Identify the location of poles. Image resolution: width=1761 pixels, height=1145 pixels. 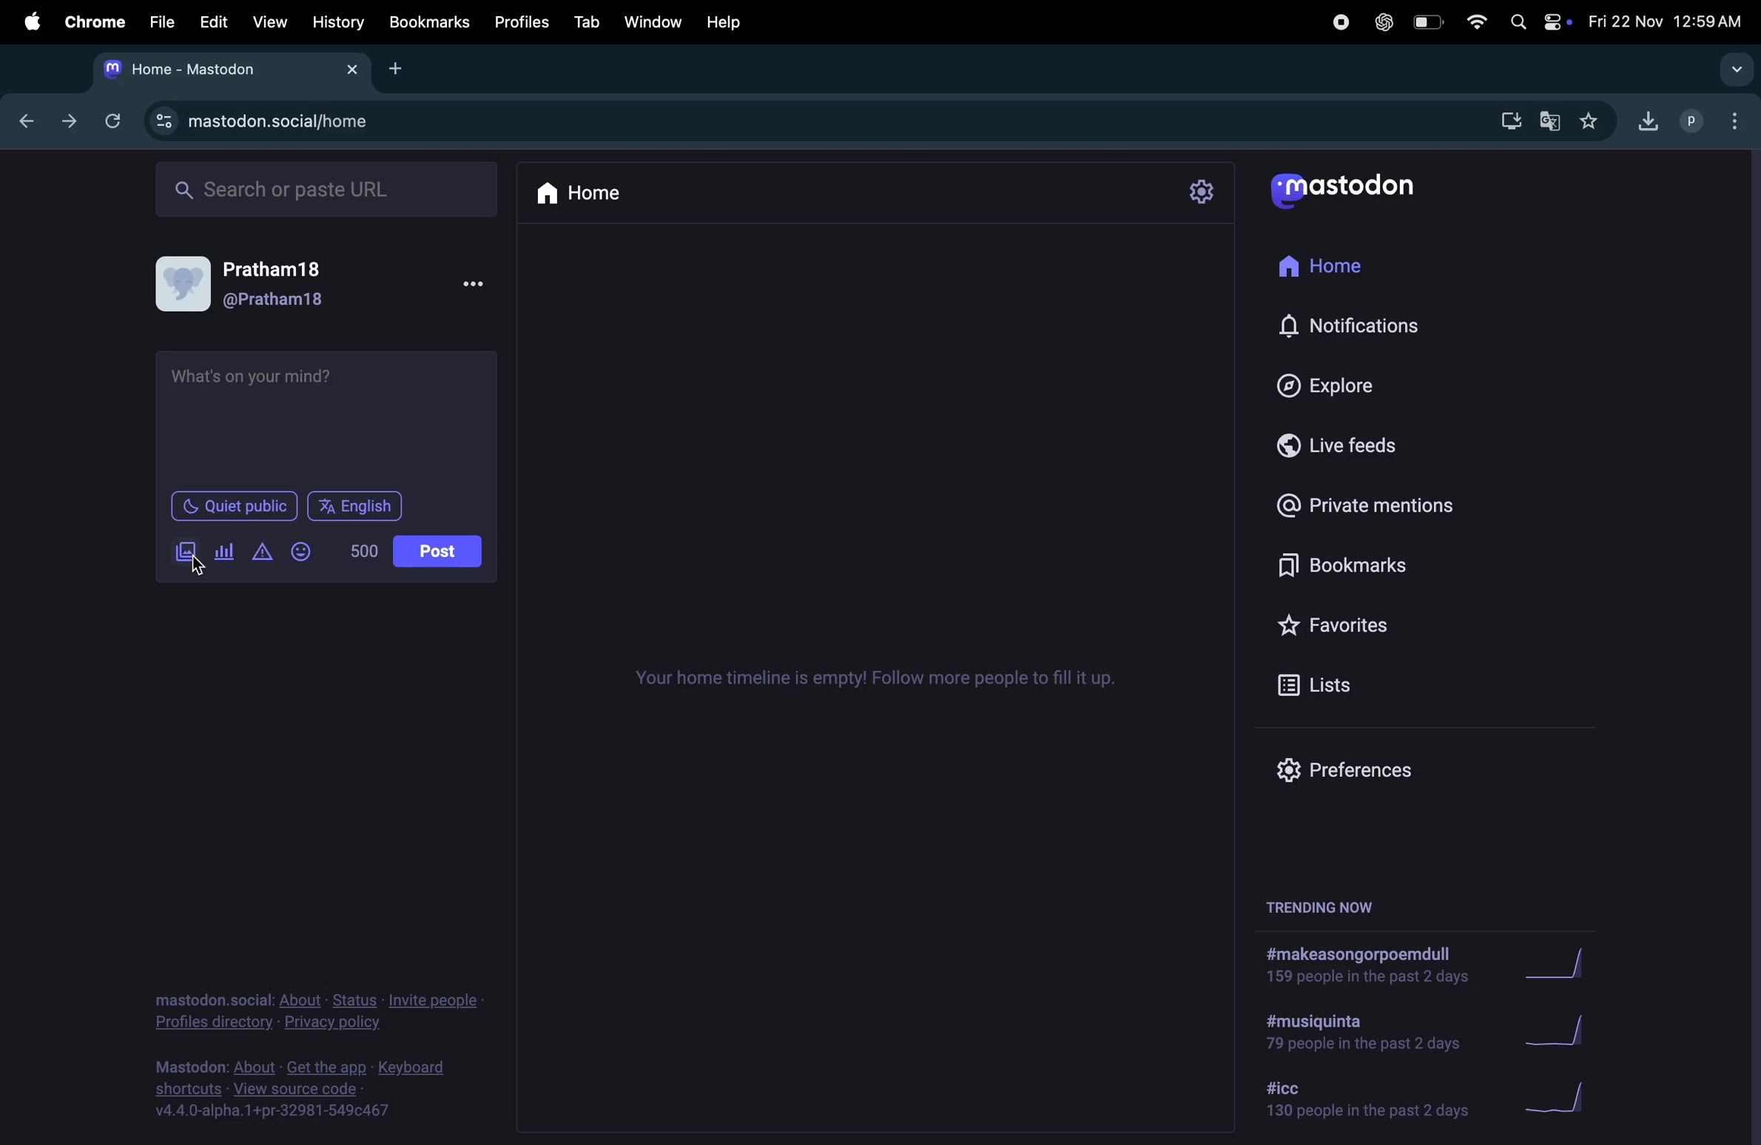
(223, 549).